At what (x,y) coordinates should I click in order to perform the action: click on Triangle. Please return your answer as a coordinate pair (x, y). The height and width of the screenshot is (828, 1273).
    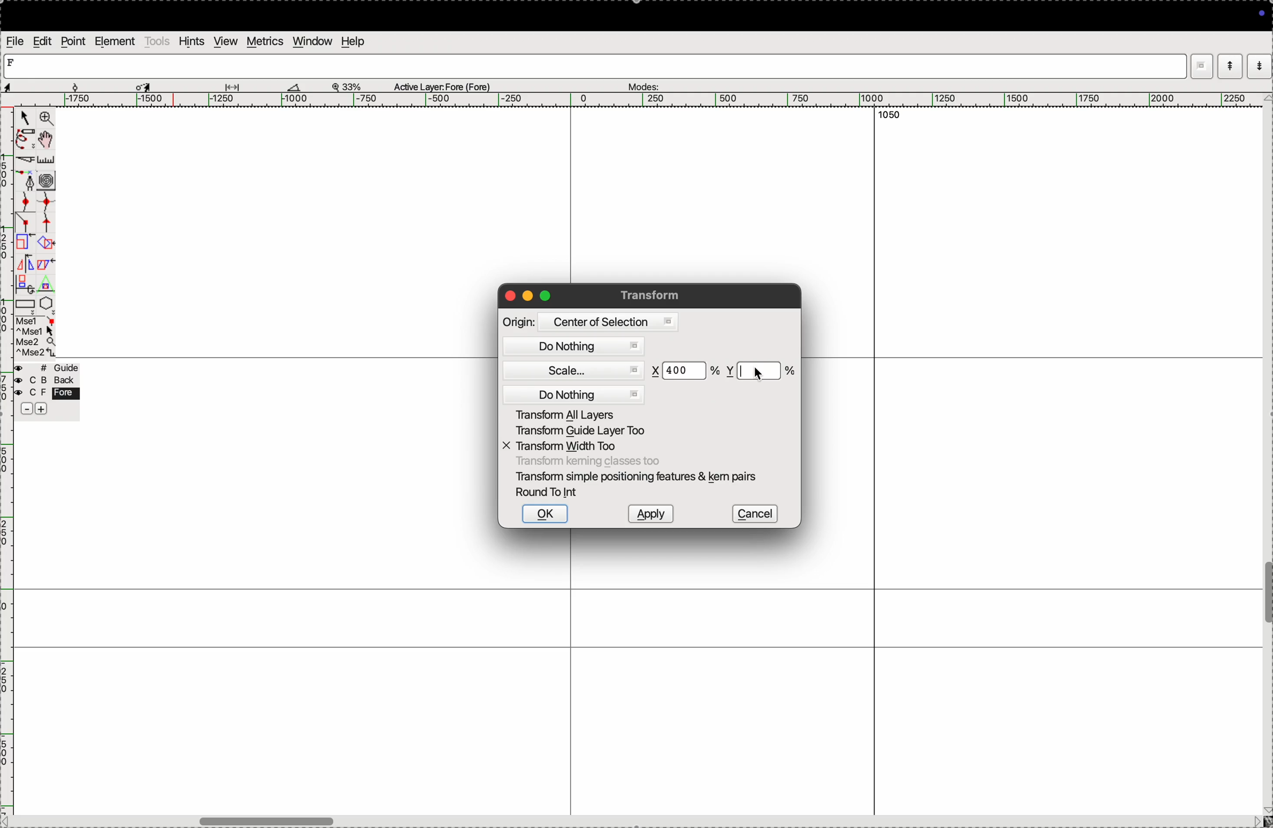
    Looking at the image, I should click on (45, 284).